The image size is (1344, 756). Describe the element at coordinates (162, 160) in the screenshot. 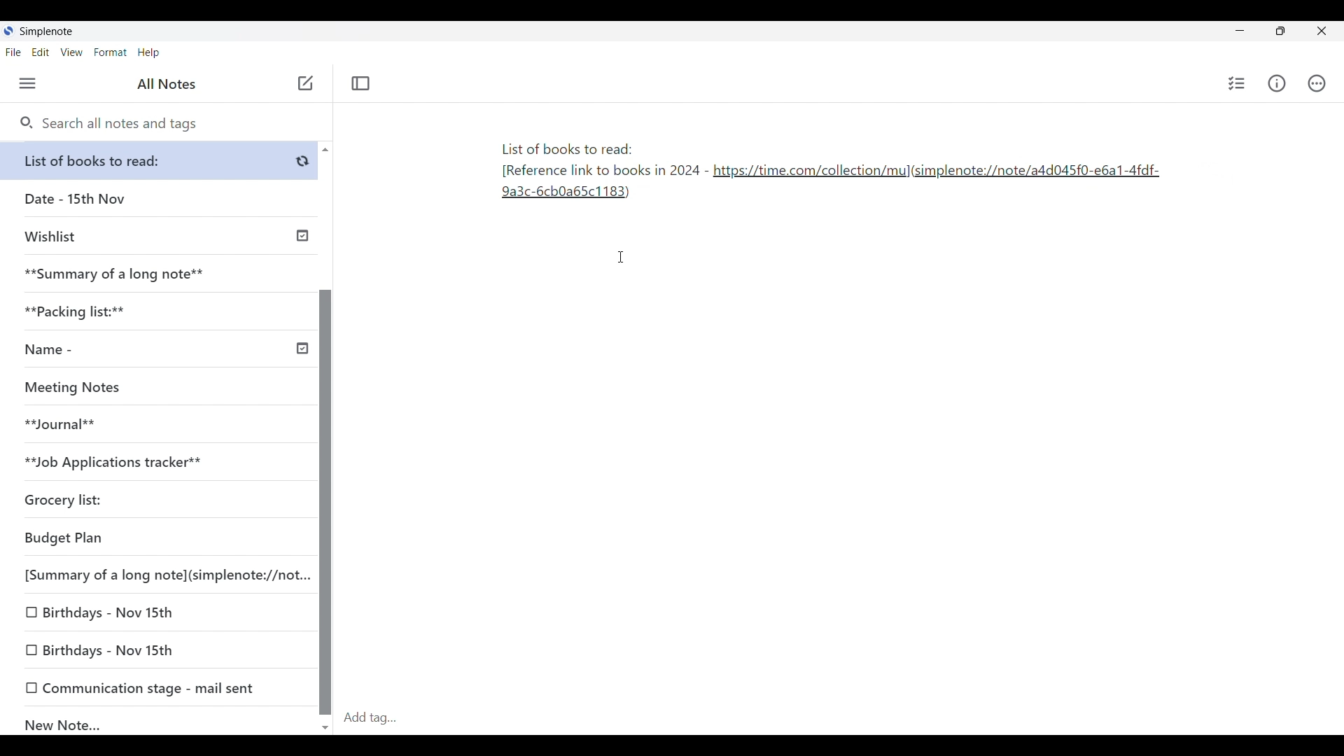

I see `List of books to read:` at that location.